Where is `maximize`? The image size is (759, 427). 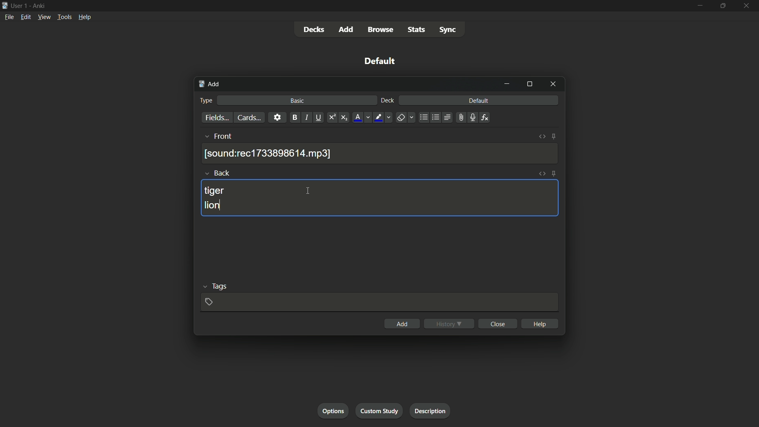 maximize is located at coordinates (723, 6).